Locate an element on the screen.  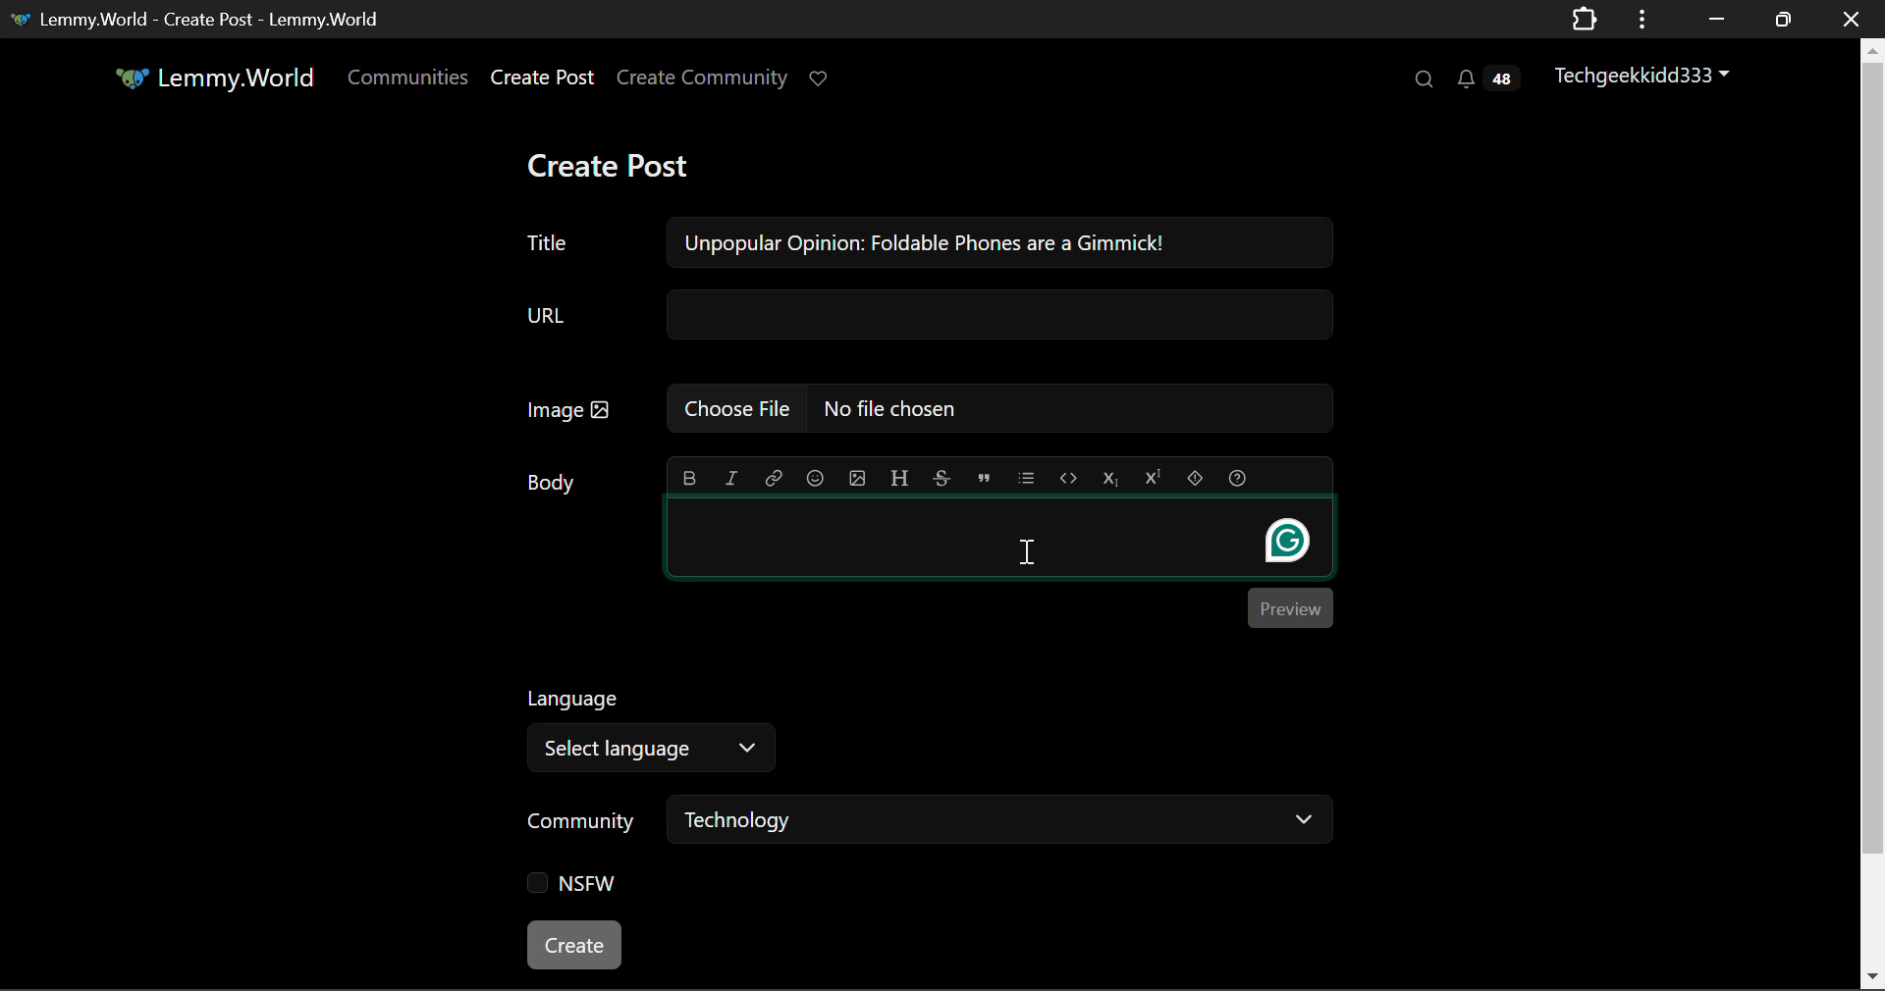
Search  is located at coordinates (1422, 78).